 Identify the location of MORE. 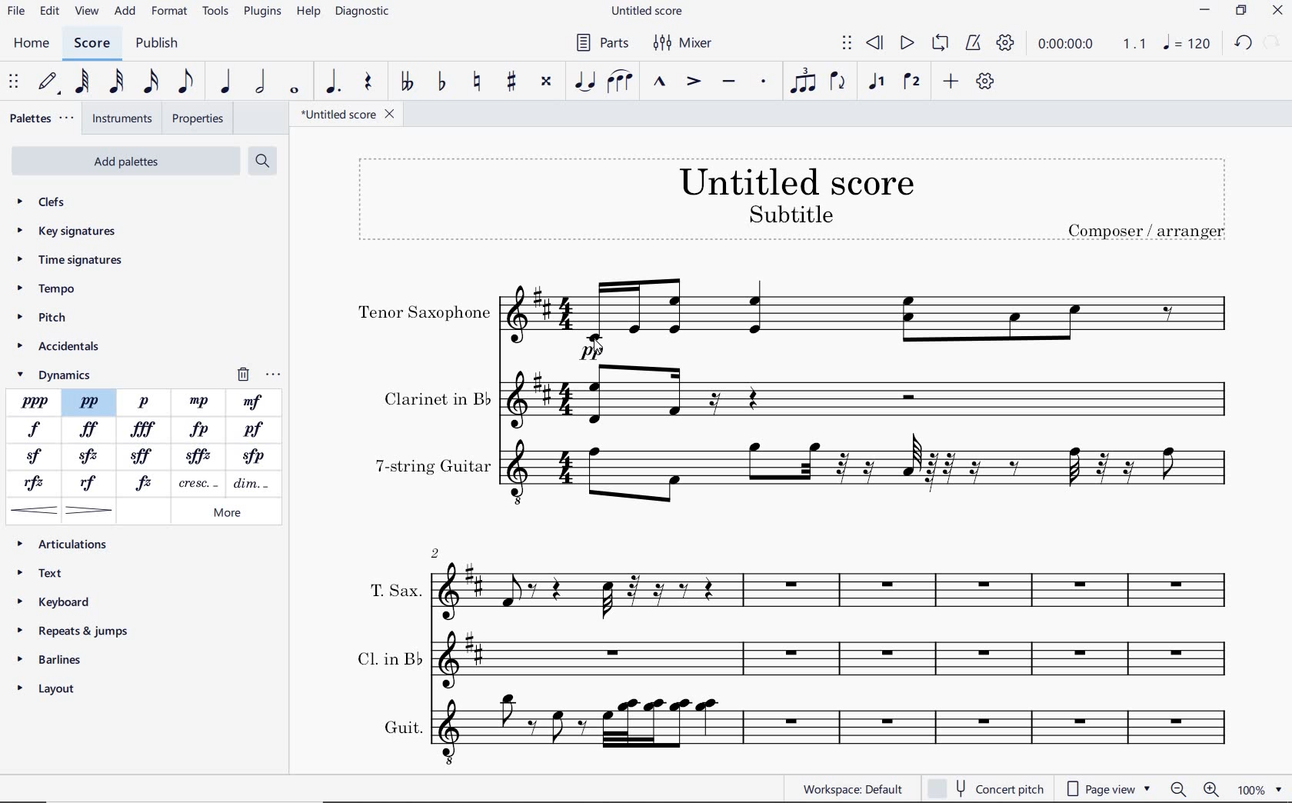
(225, 514).